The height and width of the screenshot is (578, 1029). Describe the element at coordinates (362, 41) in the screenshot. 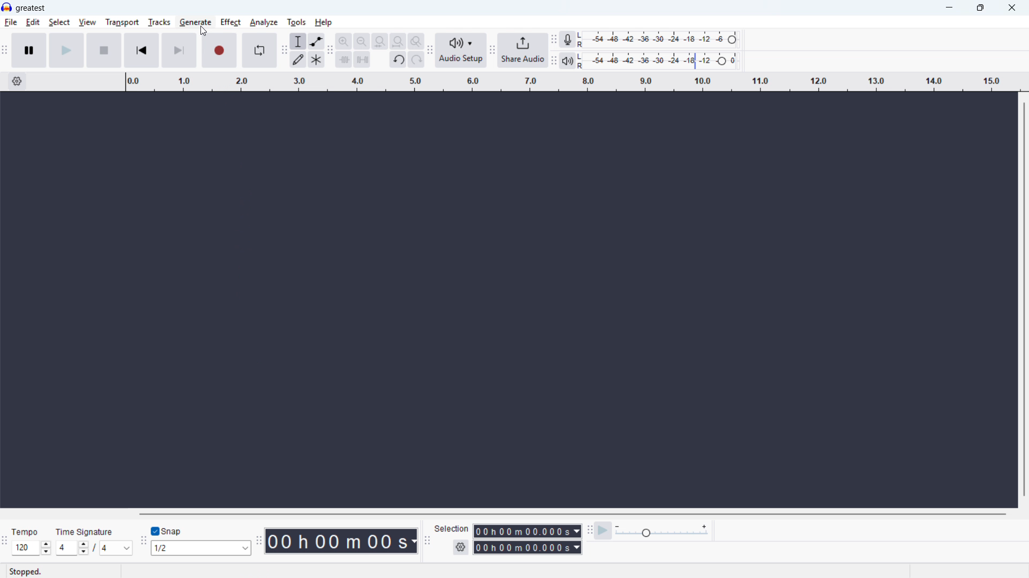

I see `zoom out` at that location.